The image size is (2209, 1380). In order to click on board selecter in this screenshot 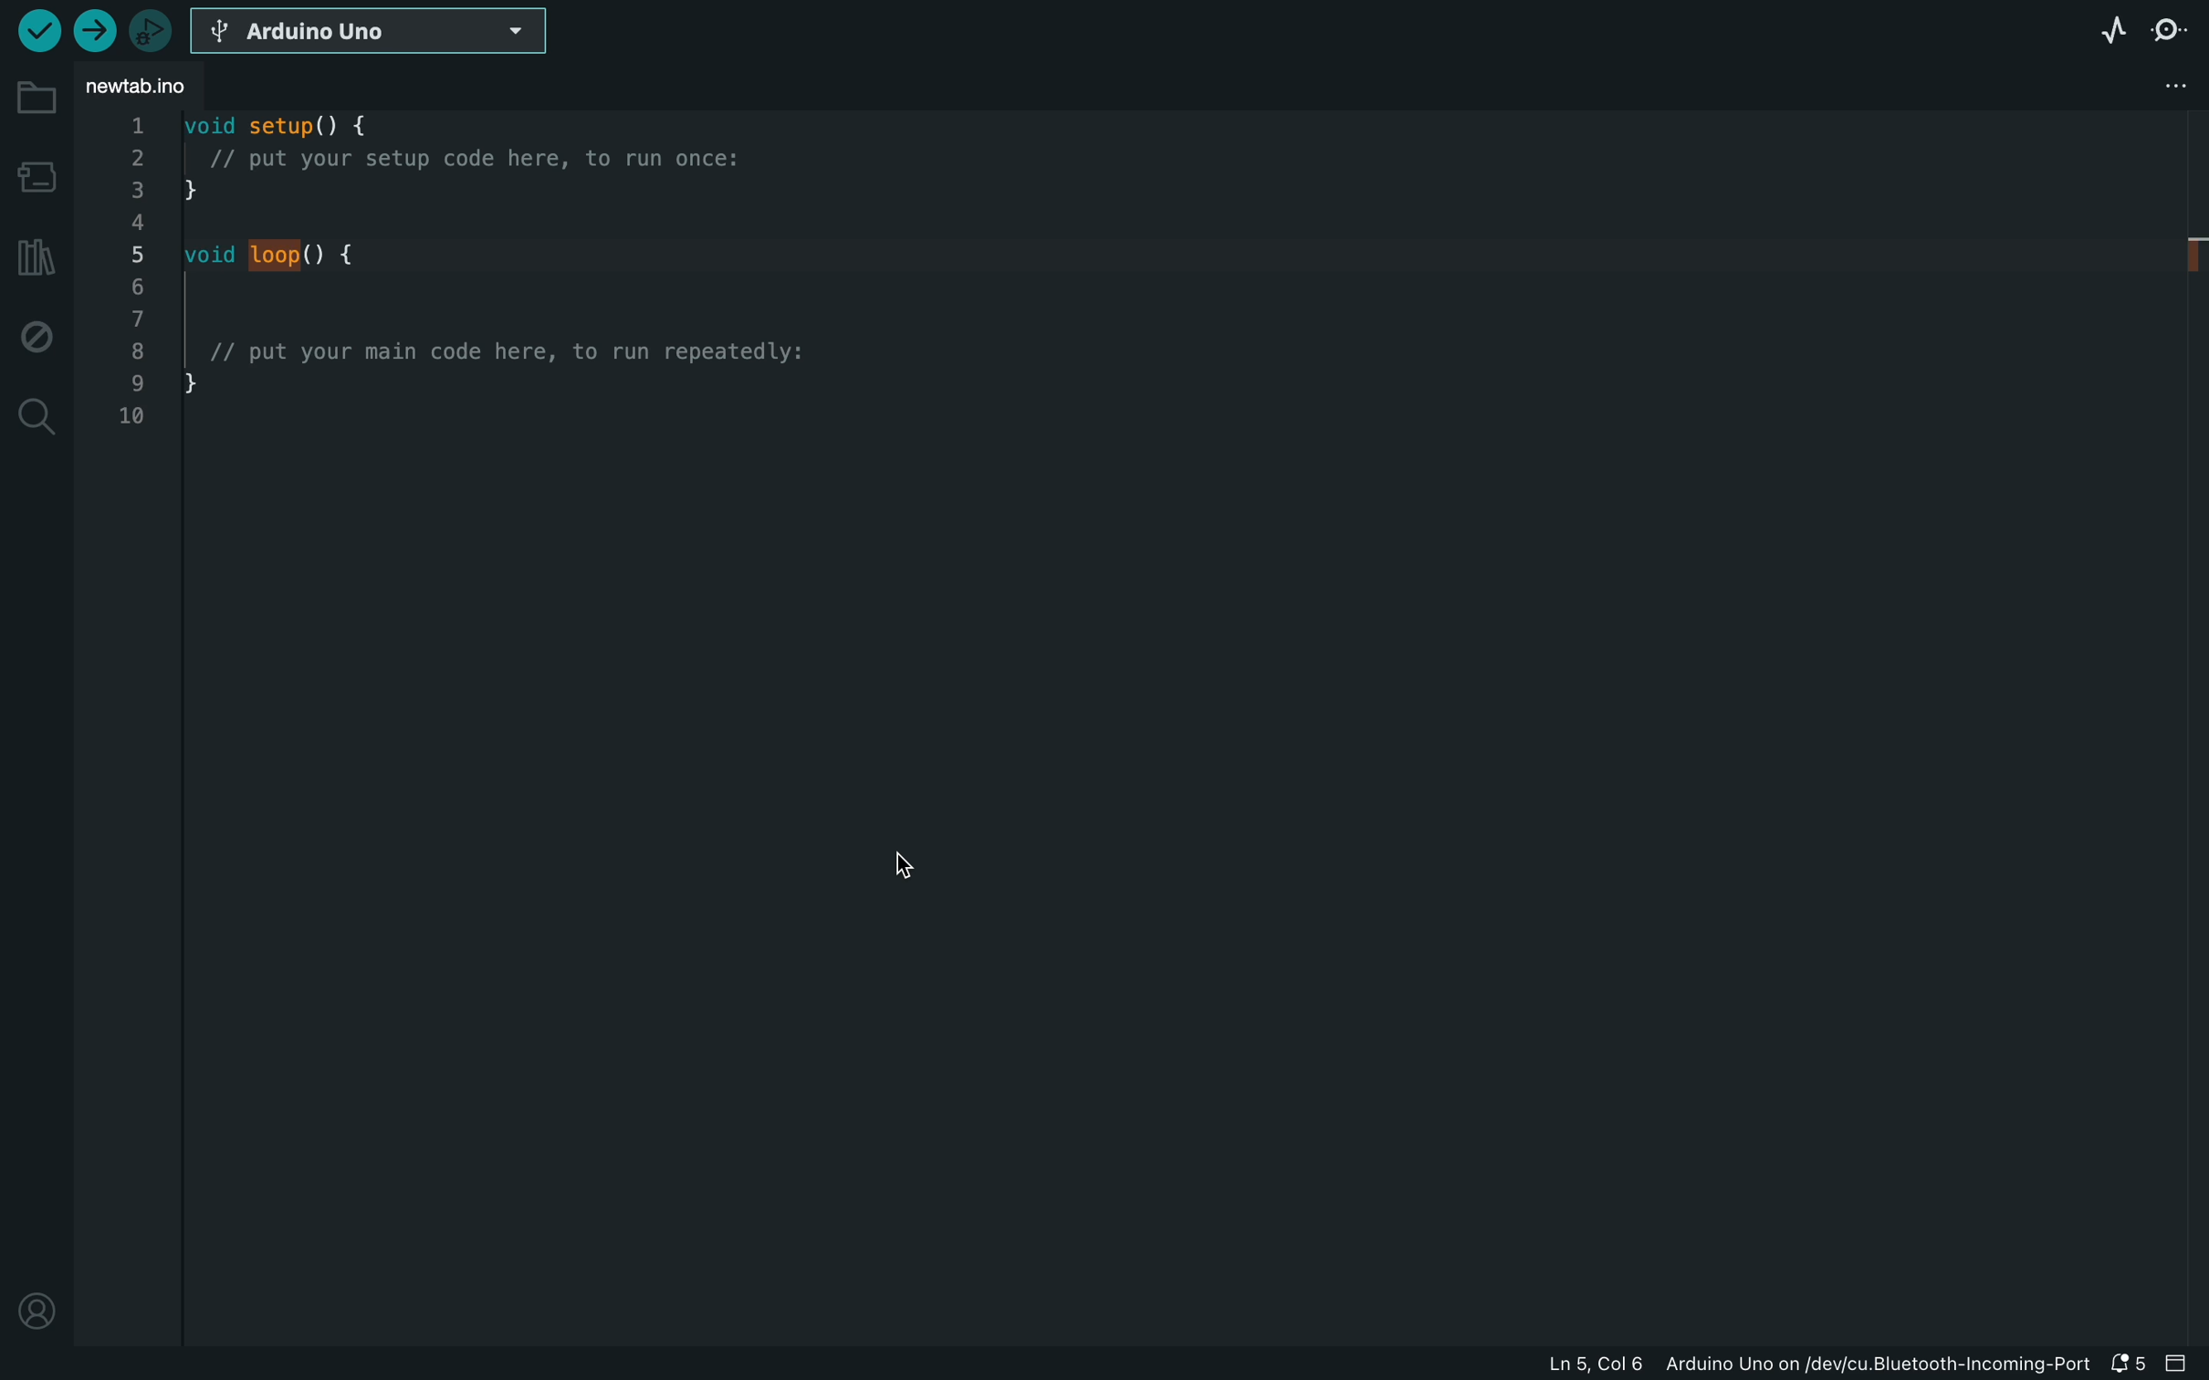, I will do `click(372, 32)`.